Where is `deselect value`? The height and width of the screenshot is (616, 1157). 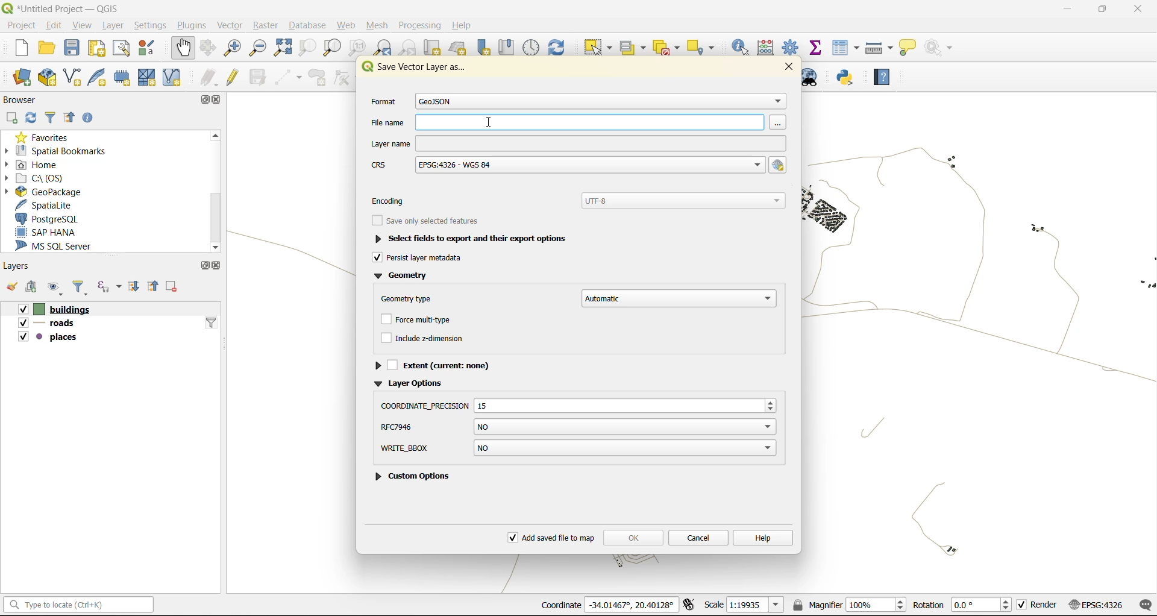 deselect value is located at coordinates (669, 48).